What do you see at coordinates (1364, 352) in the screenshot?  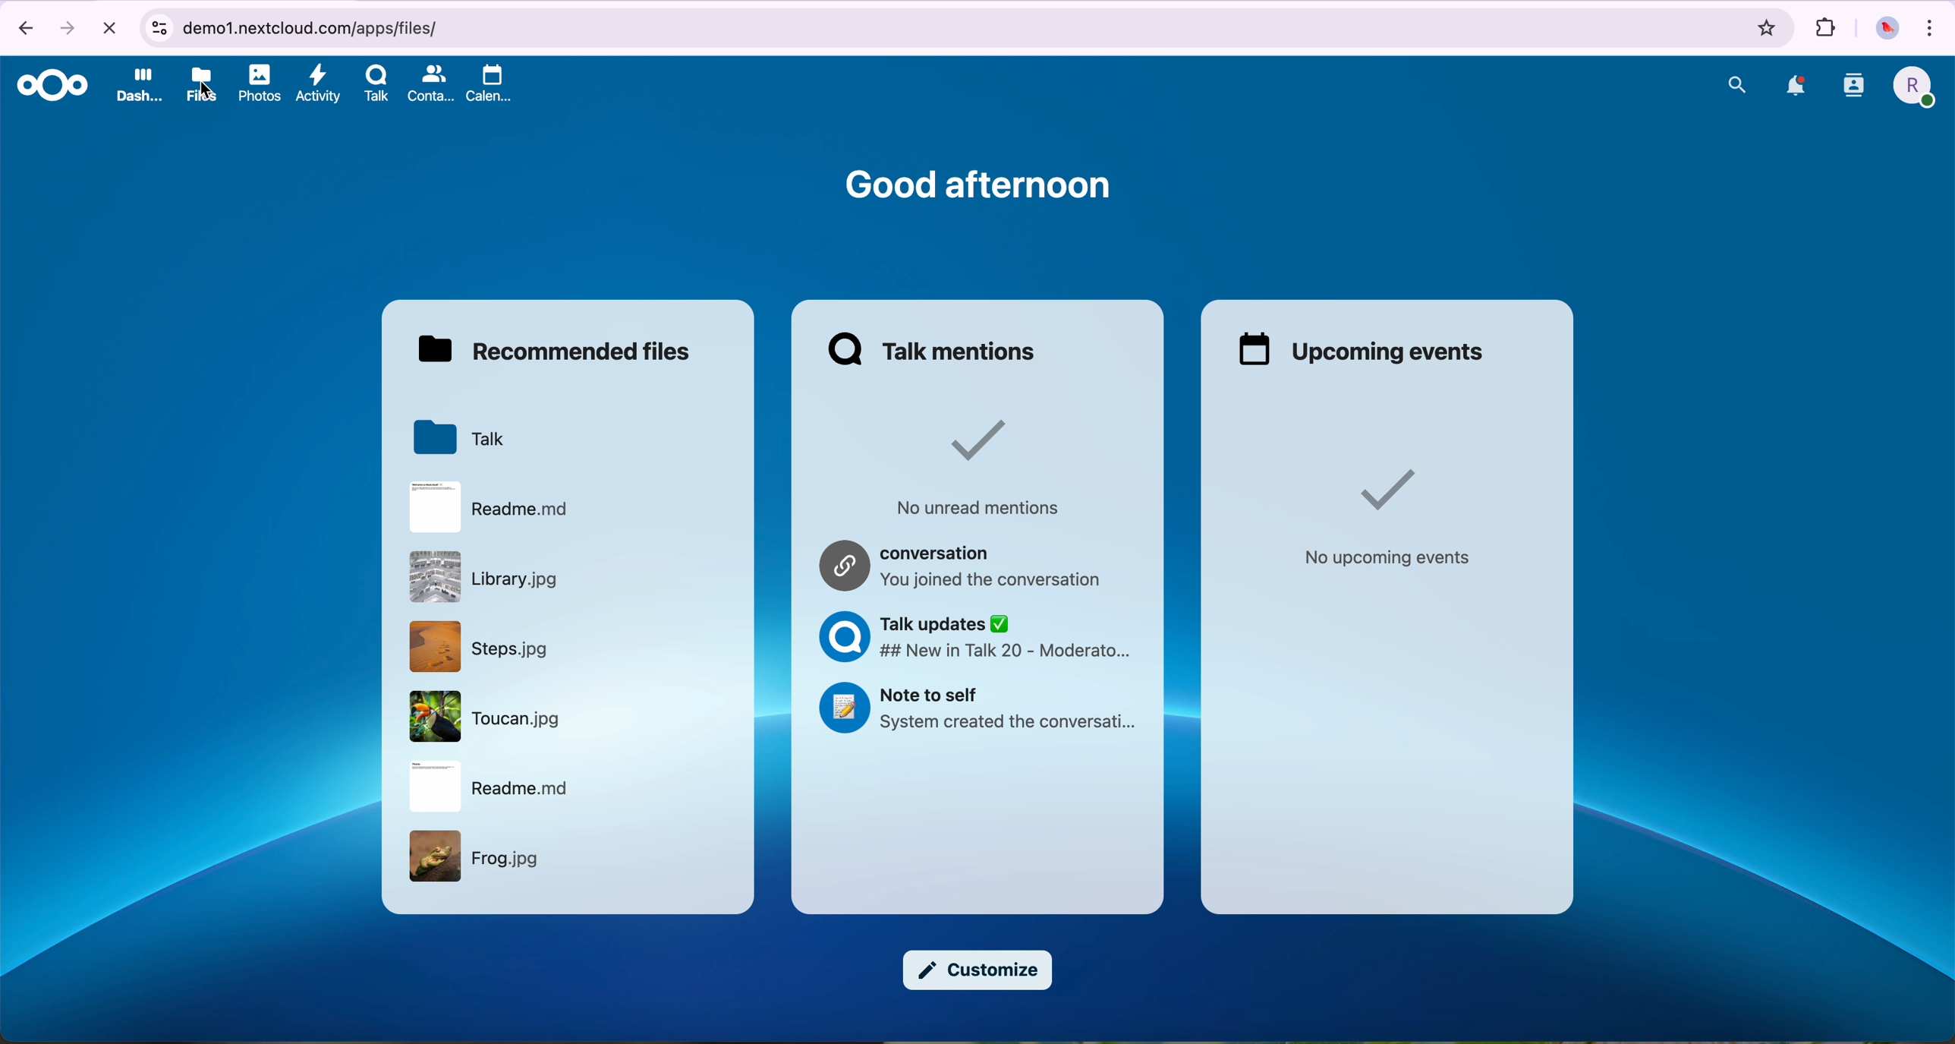 I see `upcoming events` at bounding box center [1364, 352].